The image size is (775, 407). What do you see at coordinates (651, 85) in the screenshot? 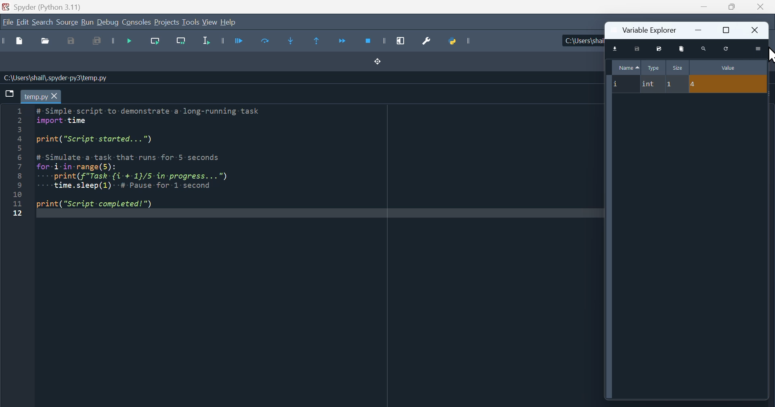
I see `int` at bounding box center [651, 85].